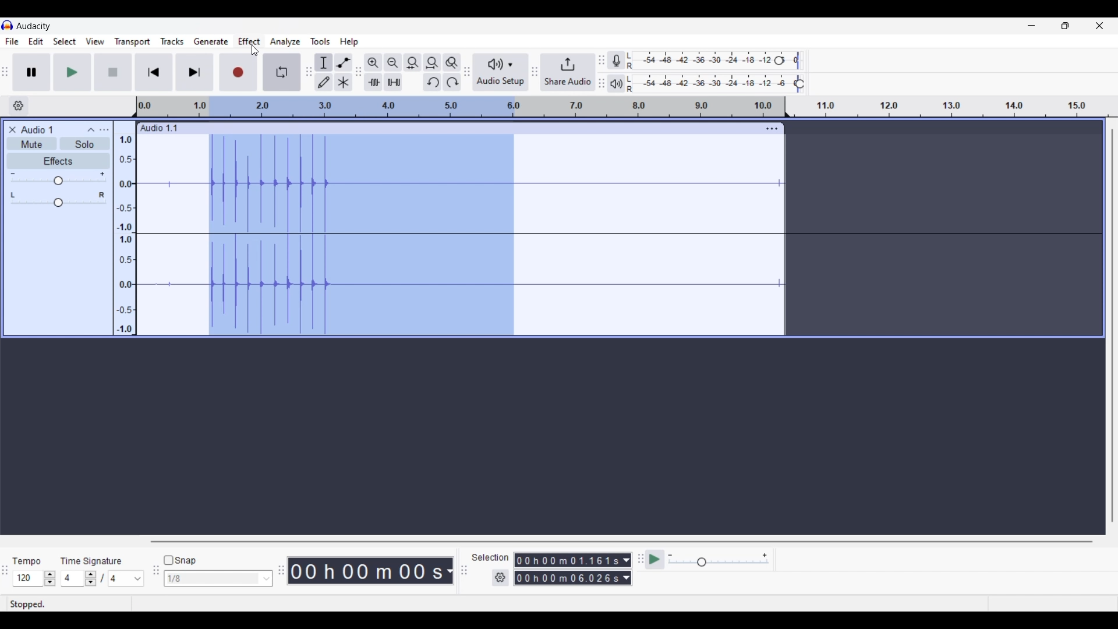 The height and width of the screenshot is (629, 1118). I want to click on Stop, so click(114, 72).